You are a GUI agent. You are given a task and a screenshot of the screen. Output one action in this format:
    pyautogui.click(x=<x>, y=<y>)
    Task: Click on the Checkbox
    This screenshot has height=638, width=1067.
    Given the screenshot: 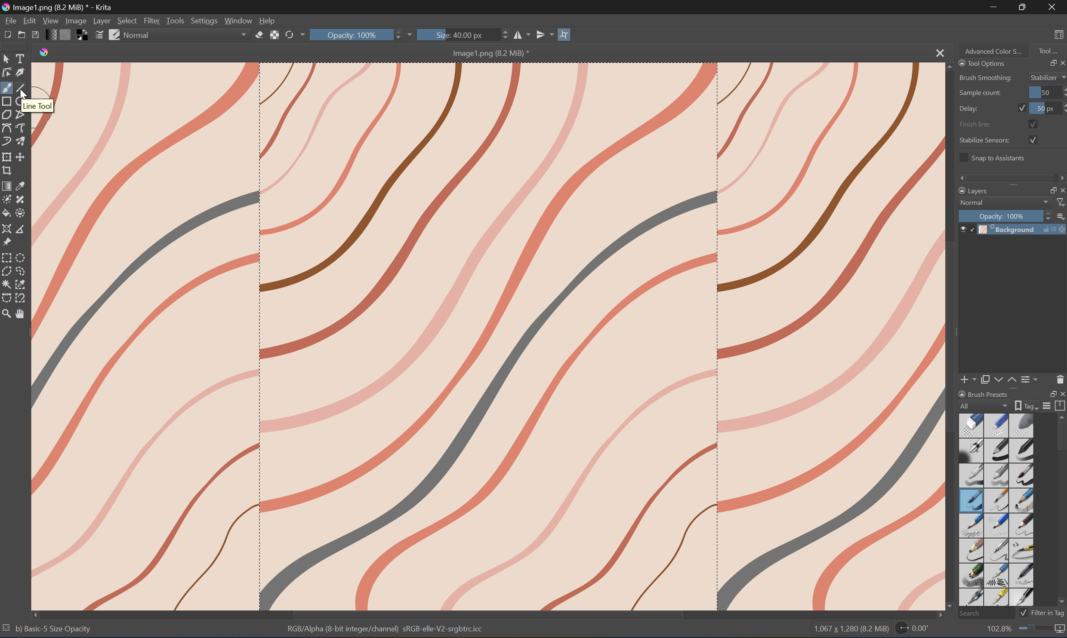 What is the action you would take?
    pyautogui.click(x=1023, y=107)
    